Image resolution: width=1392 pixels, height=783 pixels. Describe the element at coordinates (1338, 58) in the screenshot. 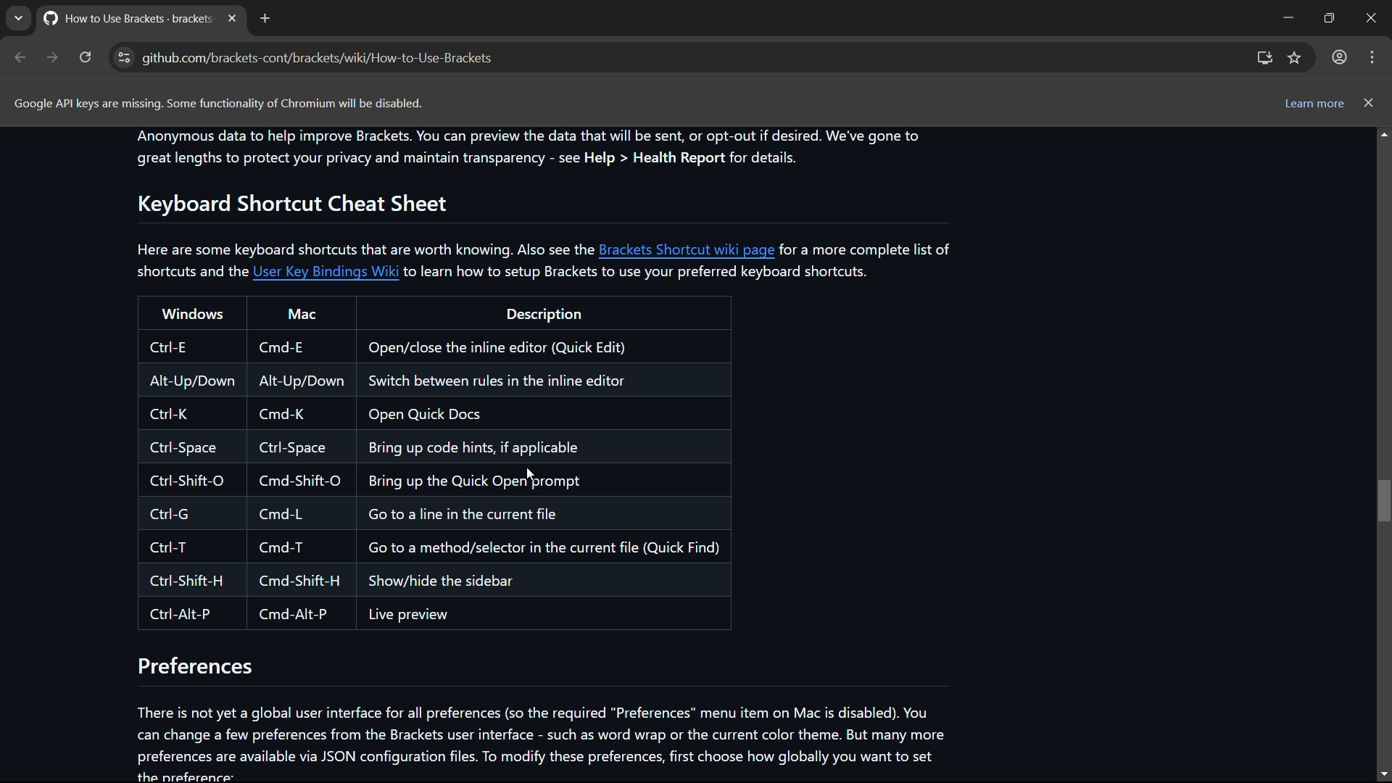

I see `profile` at that location.